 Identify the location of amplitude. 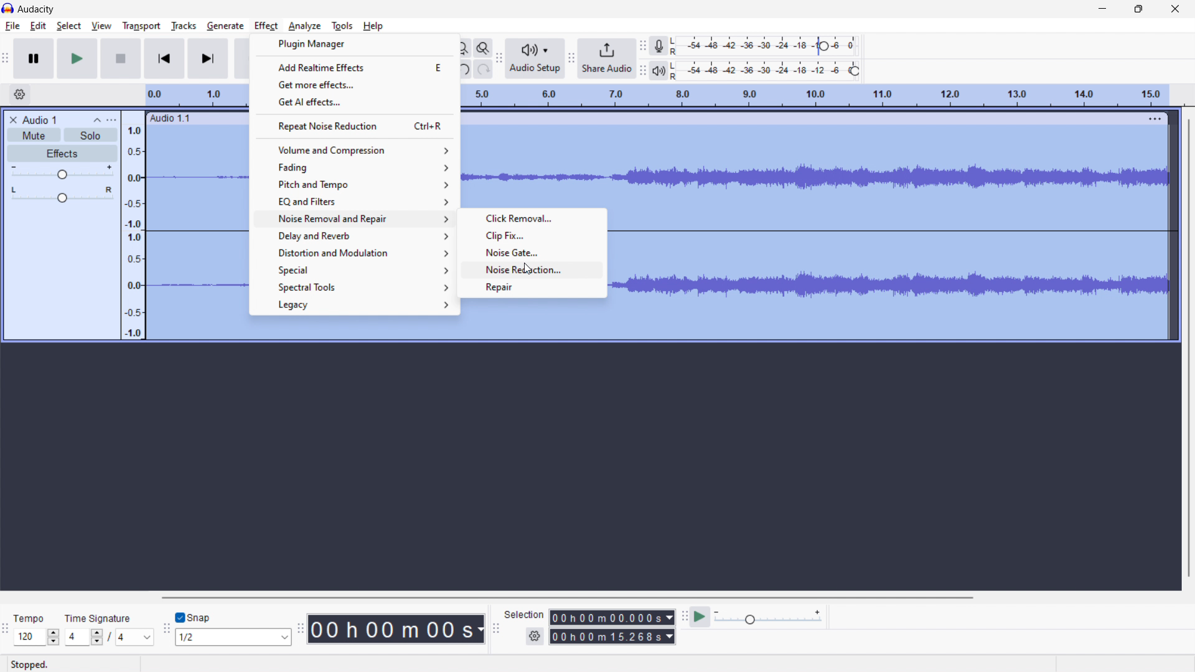
(133, 226).